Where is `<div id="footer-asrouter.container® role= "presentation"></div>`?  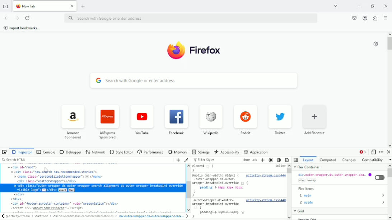
<div id="footer-asrouter.container® role= "presentation"></div> is located at coordinates (66, 204).